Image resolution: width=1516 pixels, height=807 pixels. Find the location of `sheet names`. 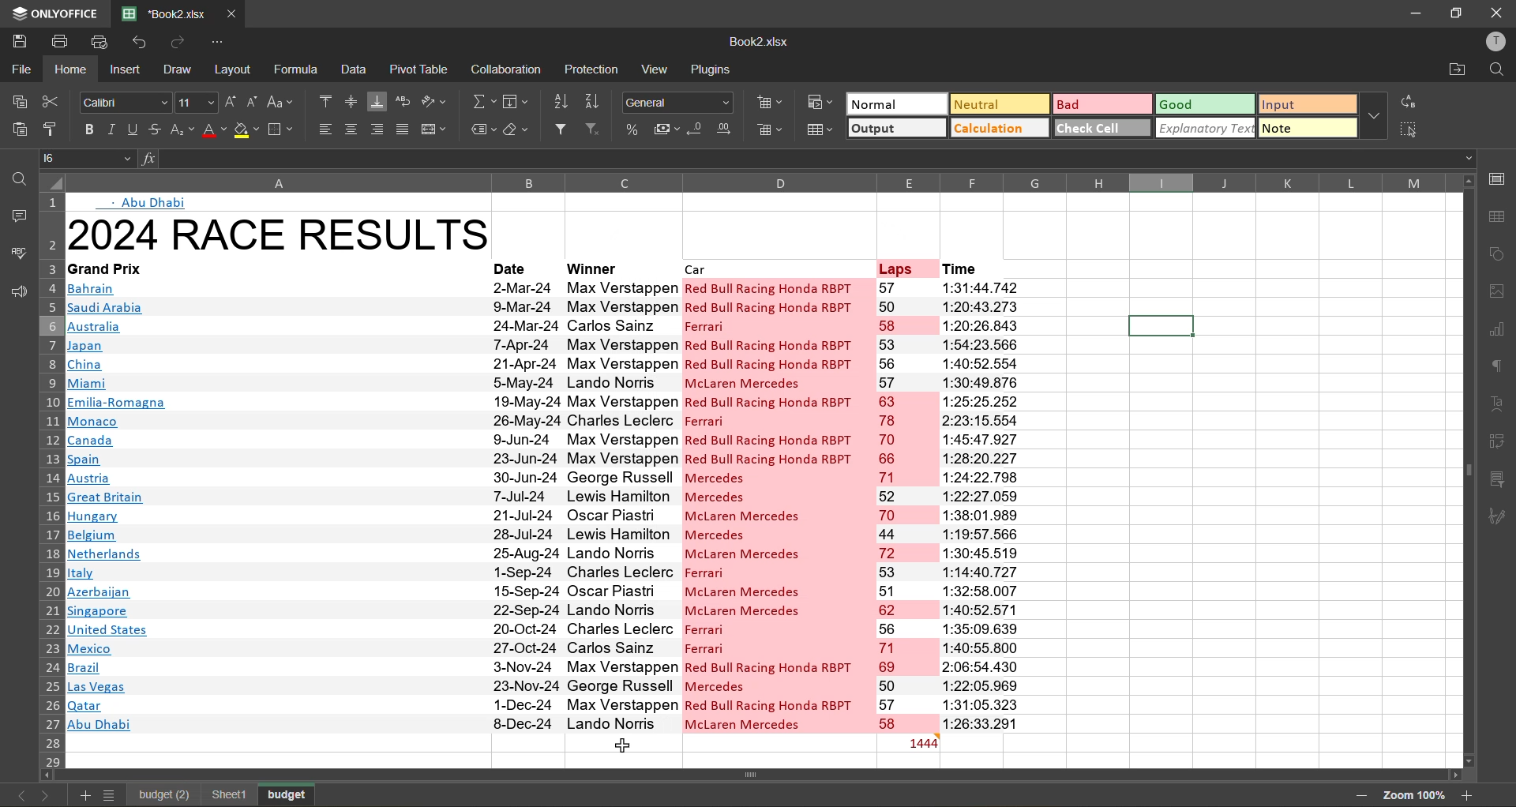

sheet names is located at coordinates (158, 793).